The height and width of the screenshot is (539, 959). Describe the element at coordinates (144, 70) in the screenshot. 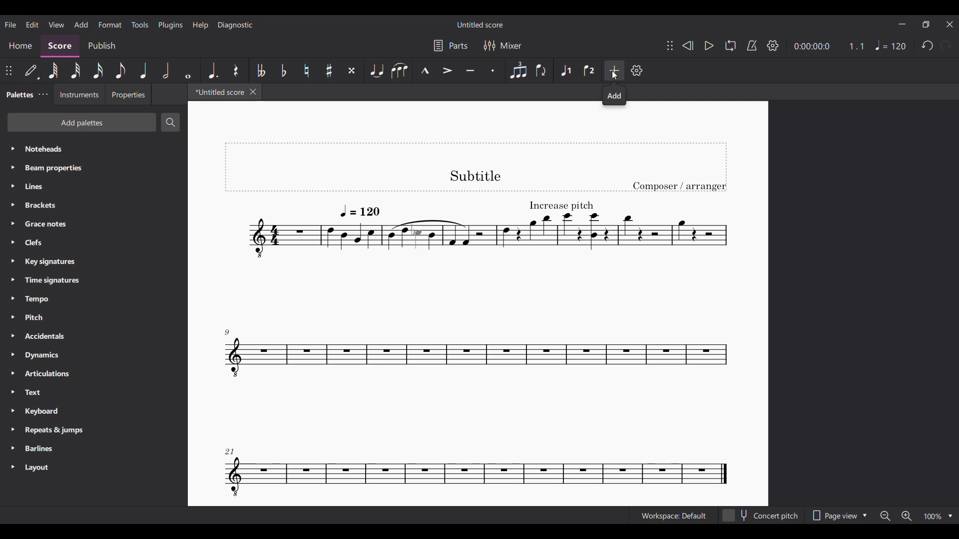

I see `Quarter note` at that location.